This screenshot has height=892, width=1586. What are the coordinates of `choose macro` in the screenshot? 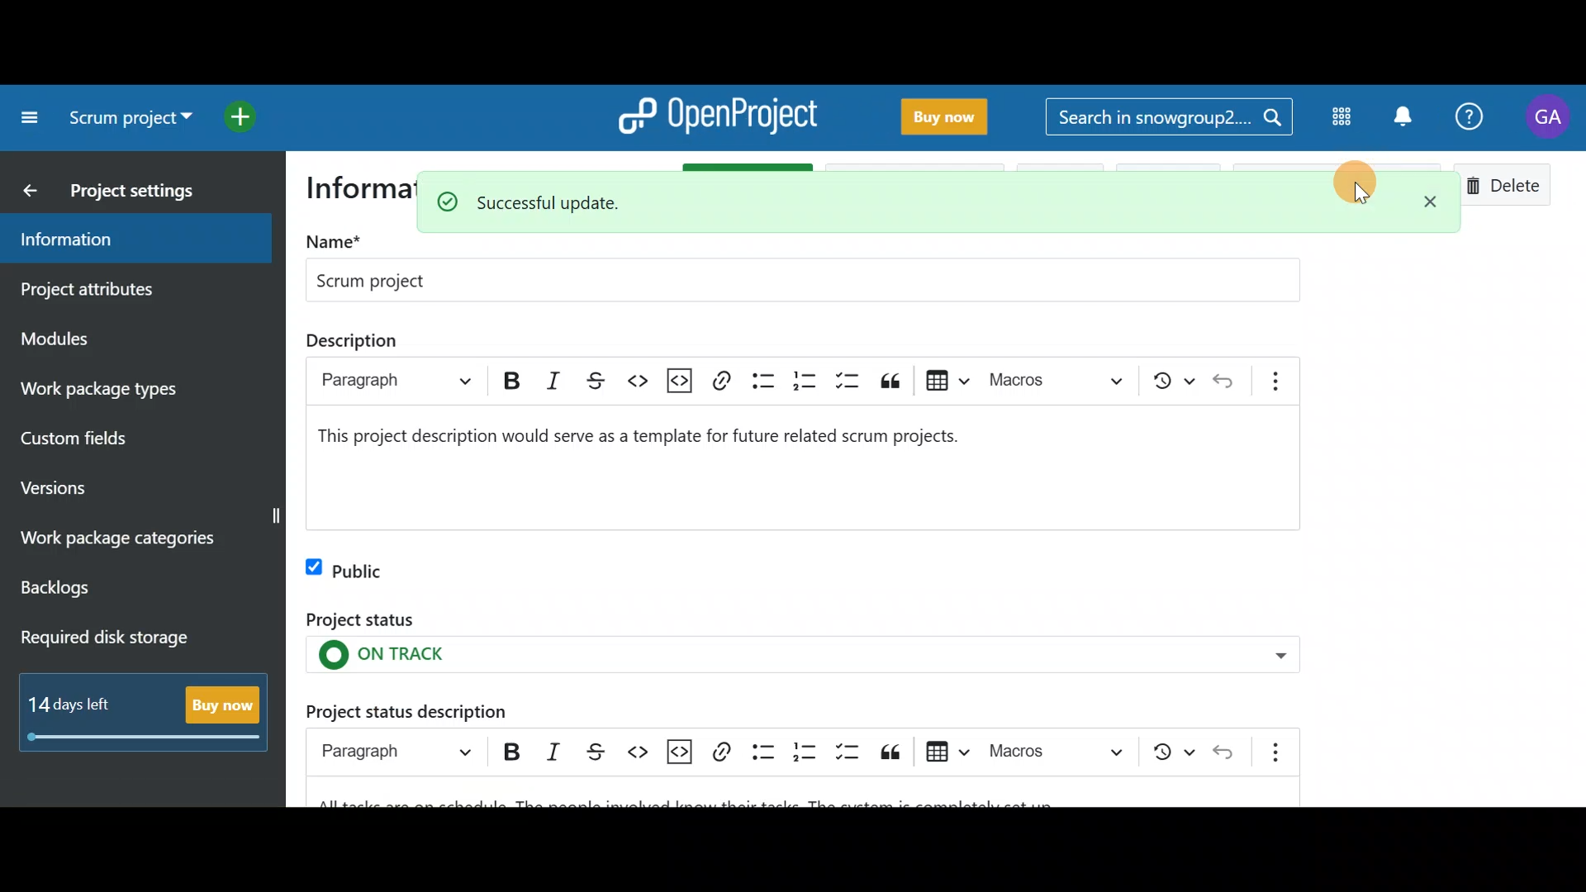 It's located at (1058, 378).